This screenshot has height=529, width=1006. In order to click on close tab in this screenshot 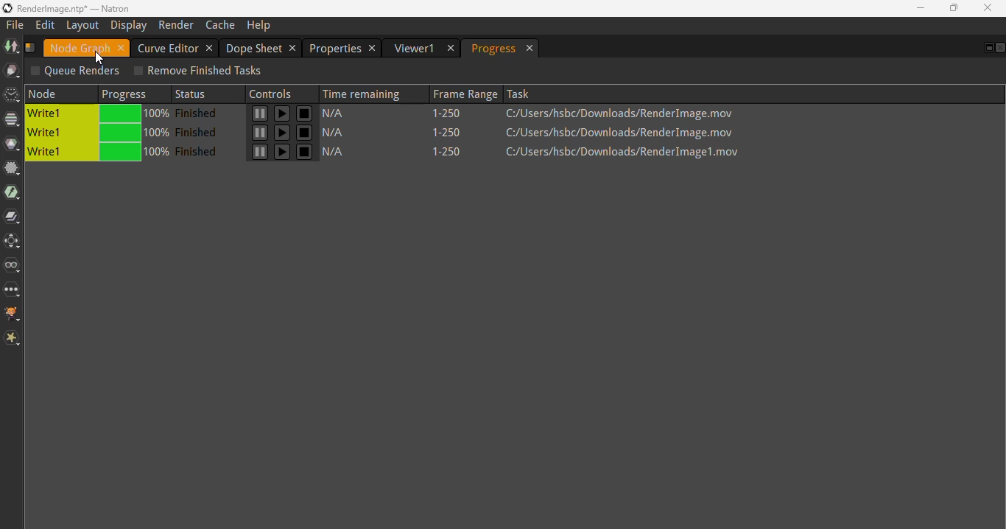, I will do `click(451, 49)`.